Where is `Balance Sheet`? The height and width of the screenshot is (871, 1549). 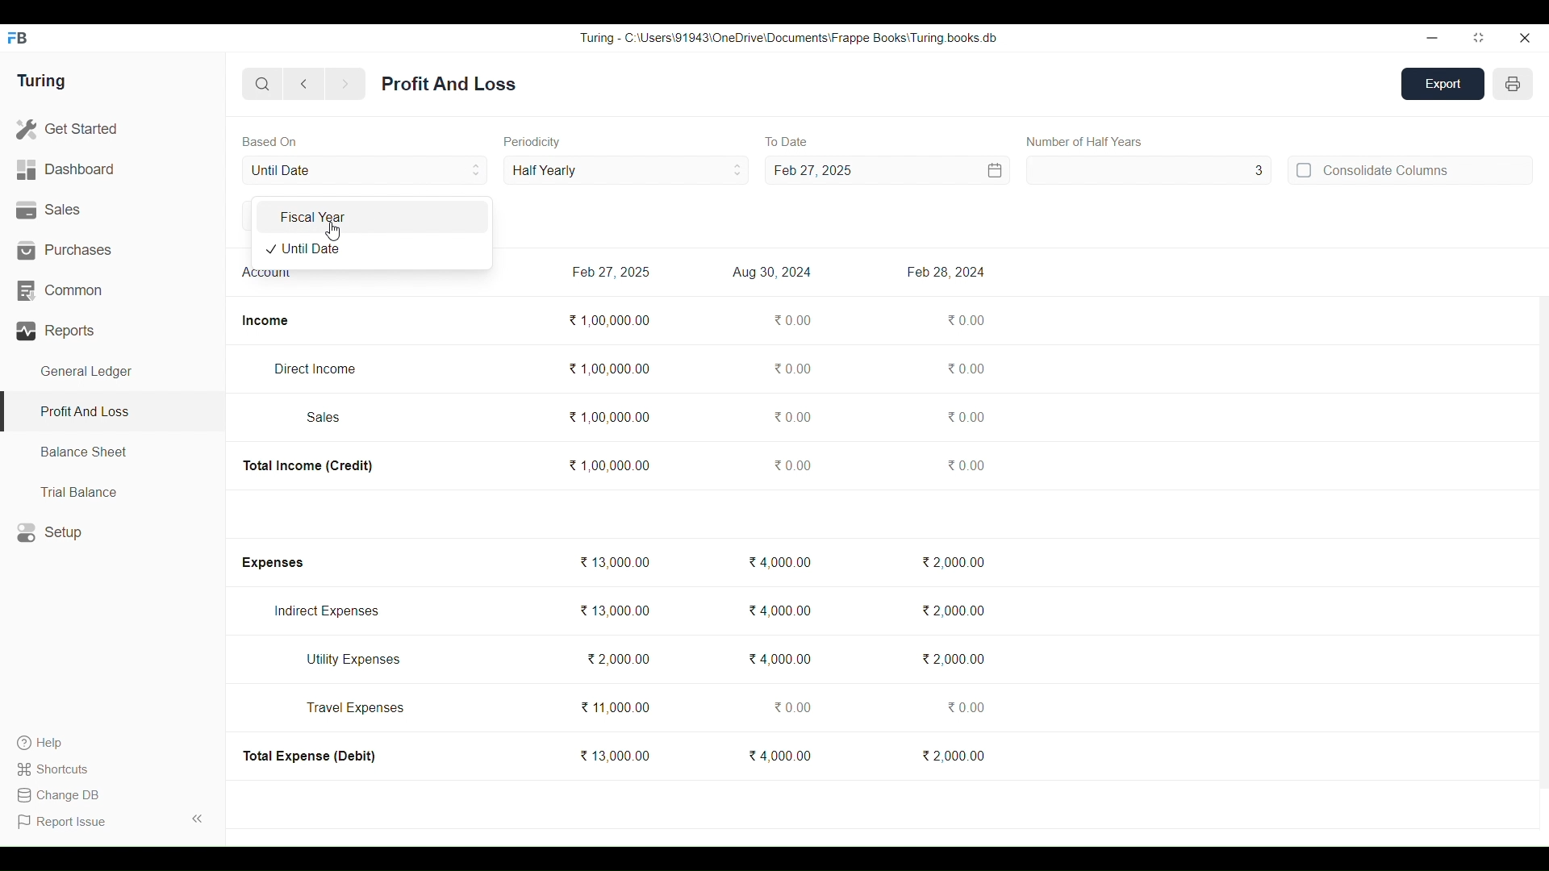
Balance Sheet is located at coordinates (113, 452).